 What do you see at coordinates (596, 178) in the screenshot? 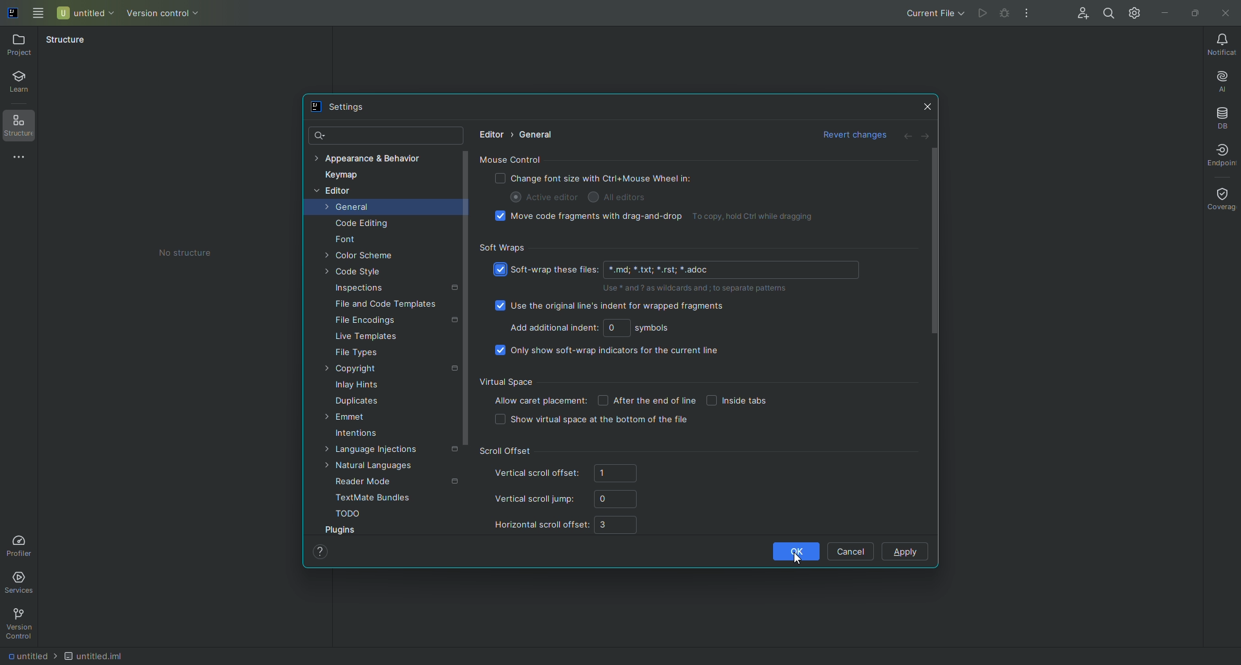
I see `Change font size` at bounding box center [596, 178].